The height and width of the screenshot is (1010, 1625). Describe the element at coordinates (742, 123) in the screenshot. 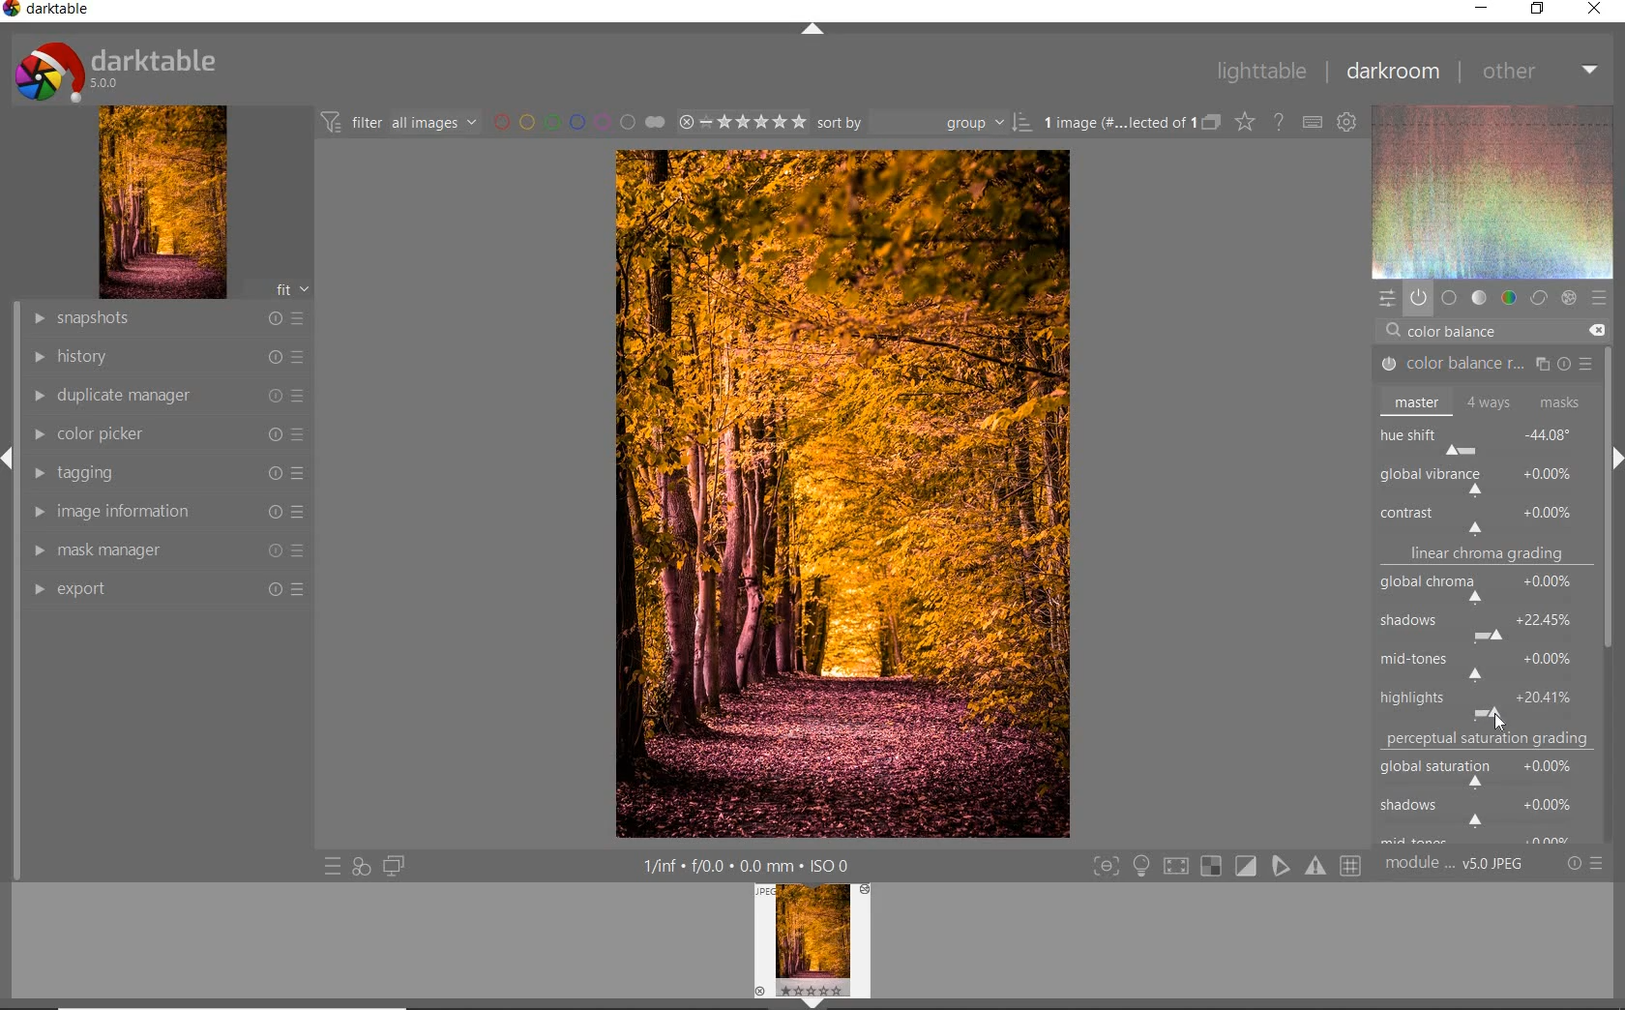

I see `selected image range rating` at that location.